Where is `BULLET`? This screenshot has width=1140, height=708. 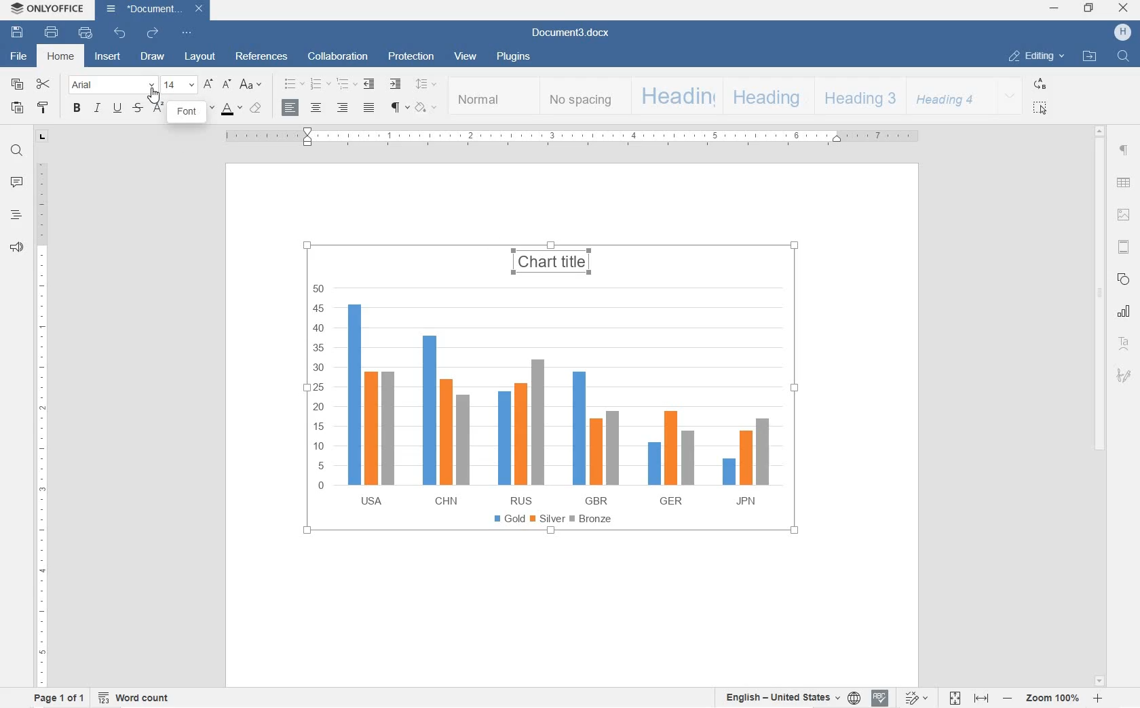 BULLET is located at coordinates (294, 85).